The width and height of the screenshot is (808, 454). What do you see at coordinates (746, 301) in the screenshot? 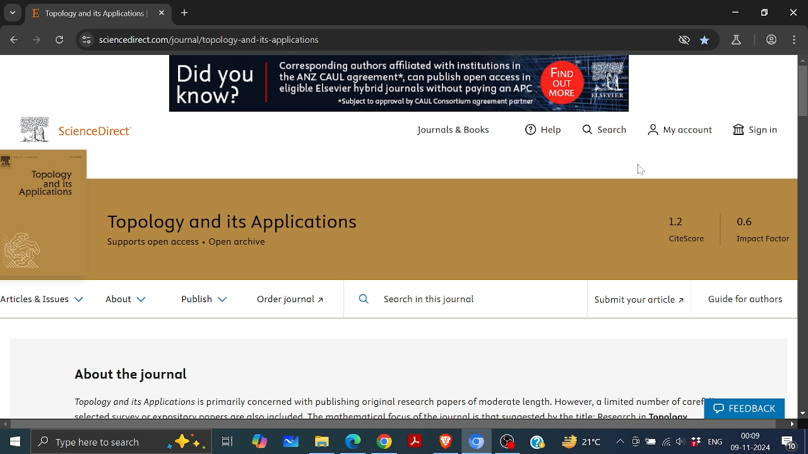
I see `guide for authors` at bounding box center [746, 301].